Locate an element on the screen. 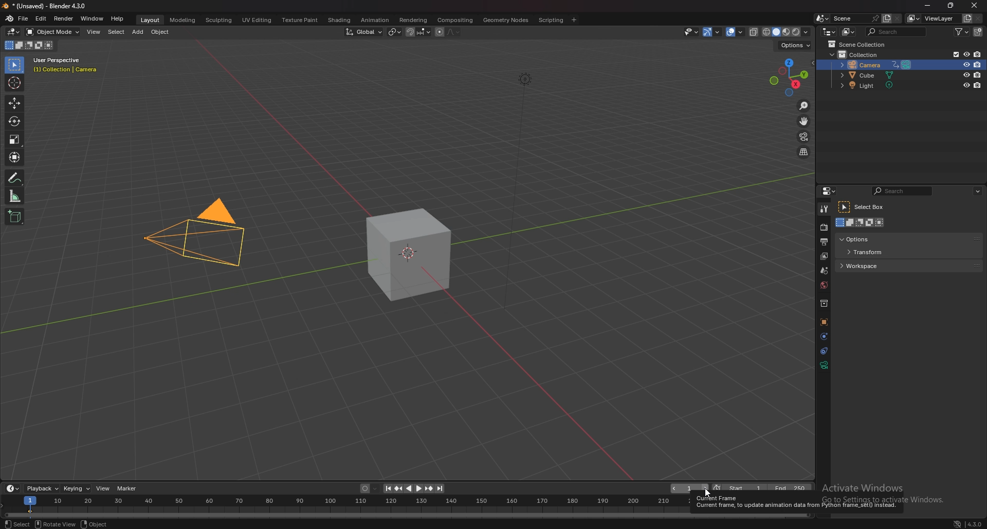  exclude from viewlayer is located at coordinates (952, 54).